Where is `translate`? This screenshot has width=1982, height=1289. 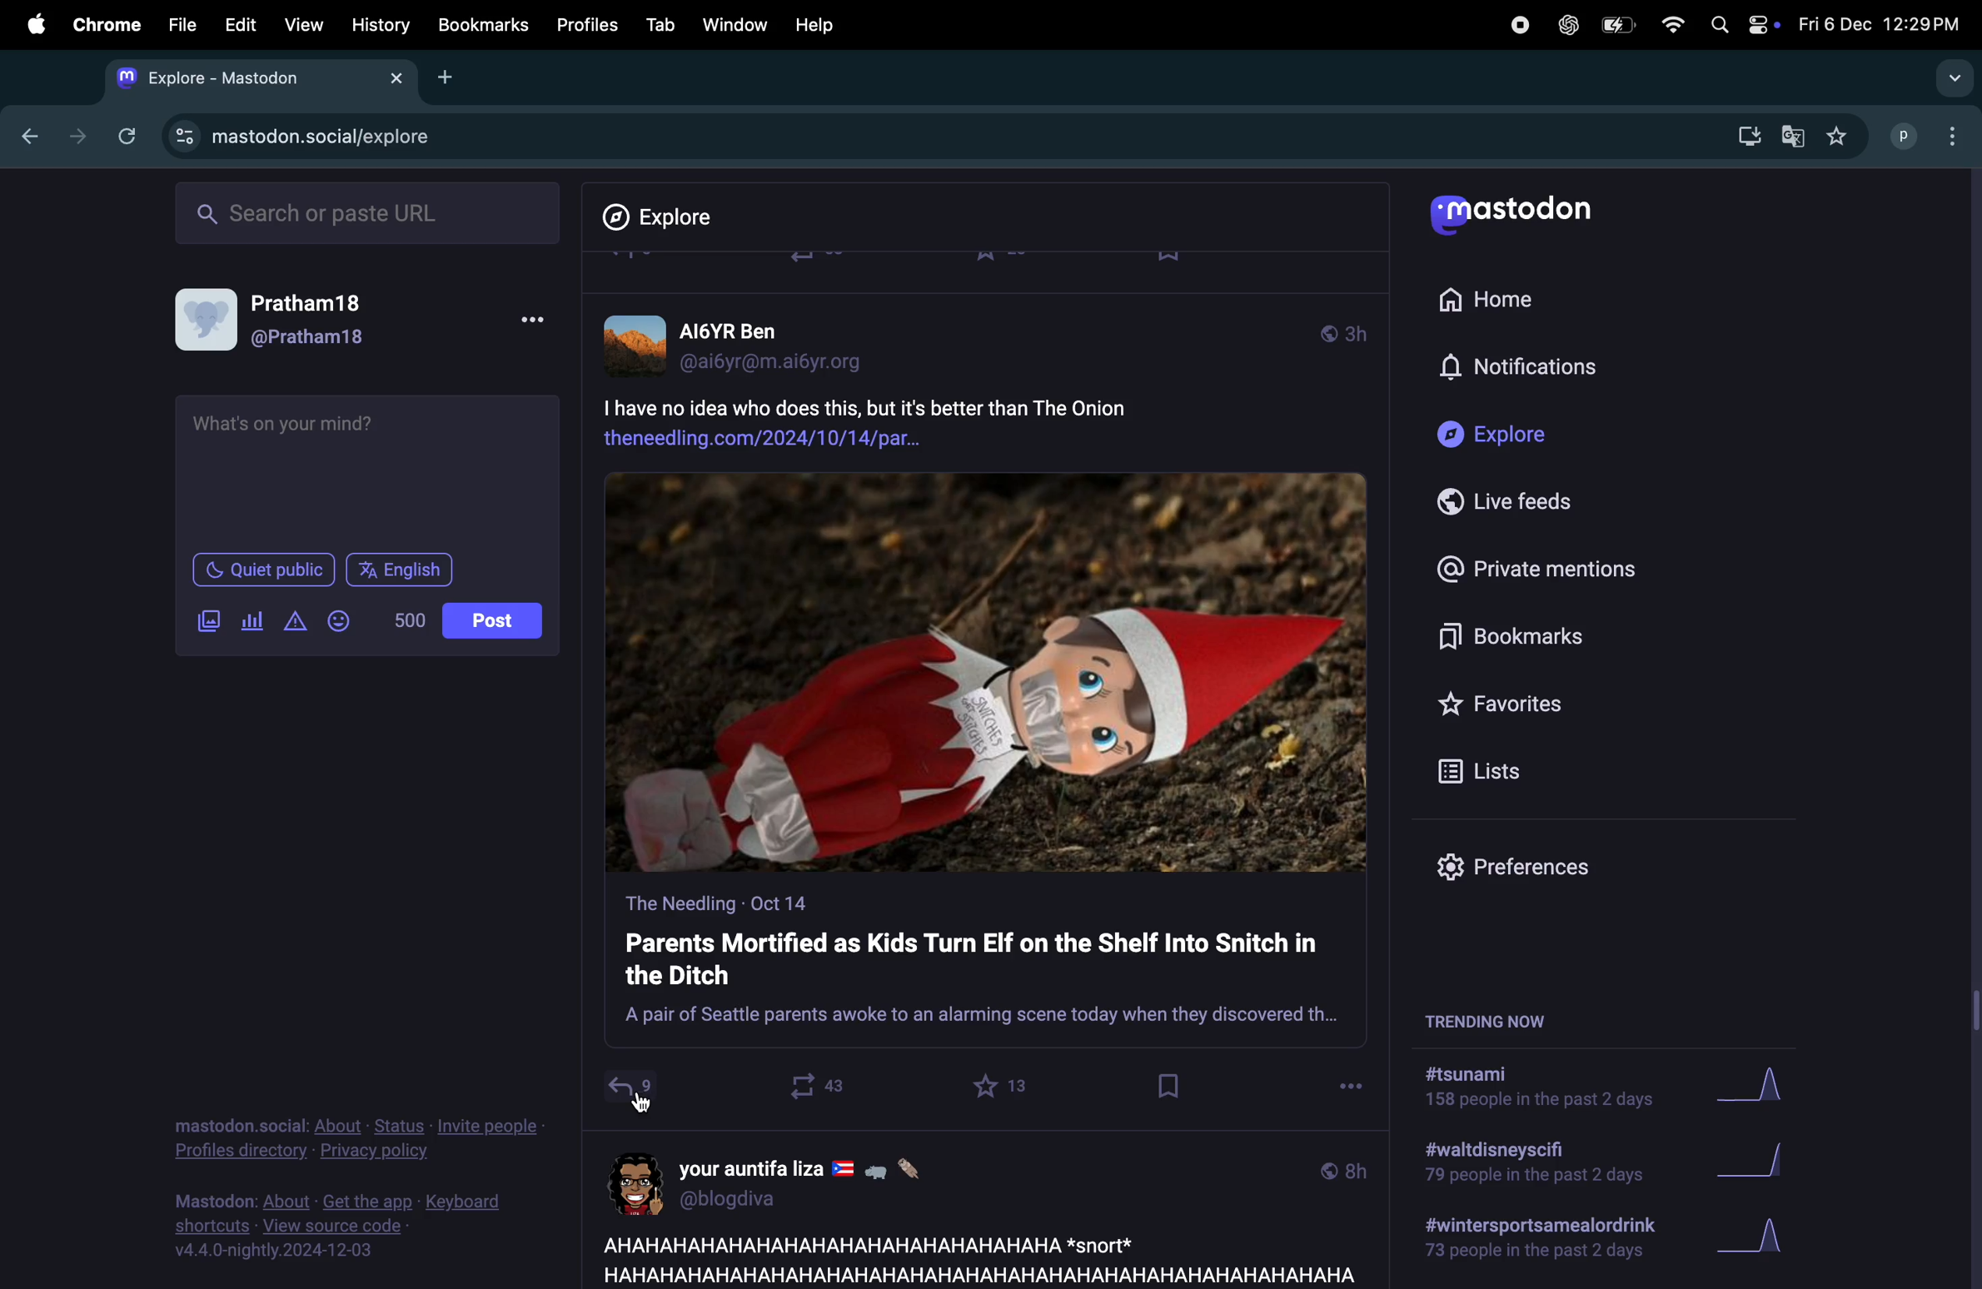 translate is located at coordinates (1793, 138).